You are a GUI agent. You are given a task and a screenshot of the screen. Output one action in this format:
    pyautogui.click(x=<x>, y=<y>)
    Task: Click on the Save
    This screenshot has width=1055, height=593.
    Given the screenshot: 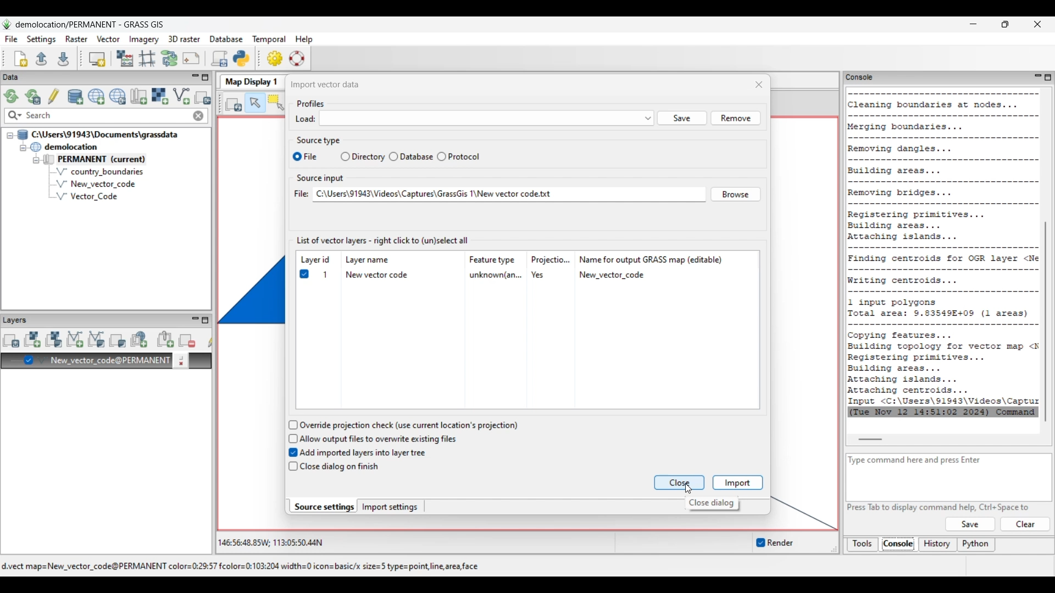 What is the action you would take?
    pyautogui.click(x=682, y=119)
    